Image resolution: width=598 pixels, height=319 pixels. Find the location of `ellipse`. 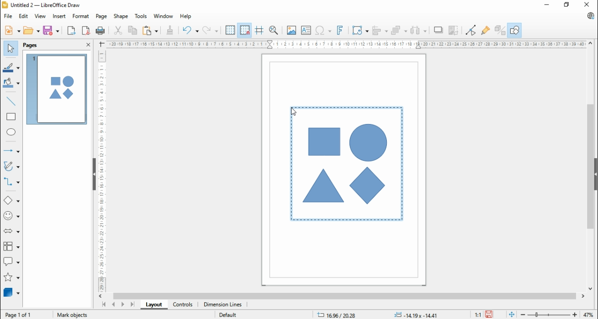

ellipse is located at coordinates (12, 133).